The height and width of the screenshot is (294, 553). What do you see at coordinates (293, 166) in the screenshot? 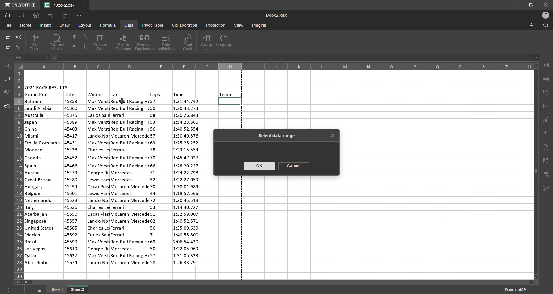
I see `cancel` at bounding box center [293, 166].